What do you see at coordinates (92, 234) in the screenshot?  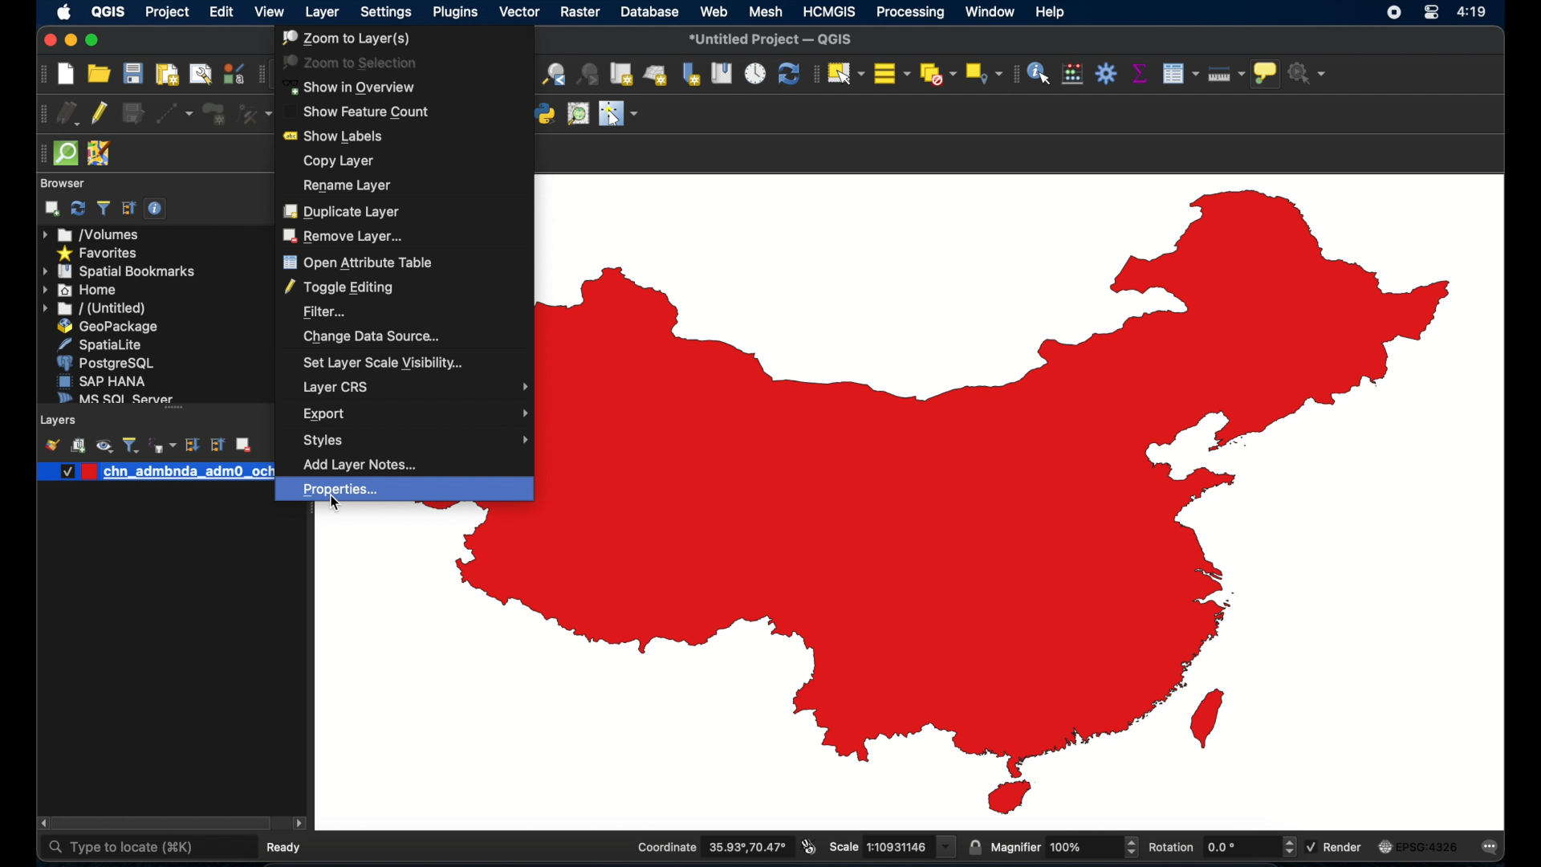 I see `volumes menu` at bounding box center [92, 234].